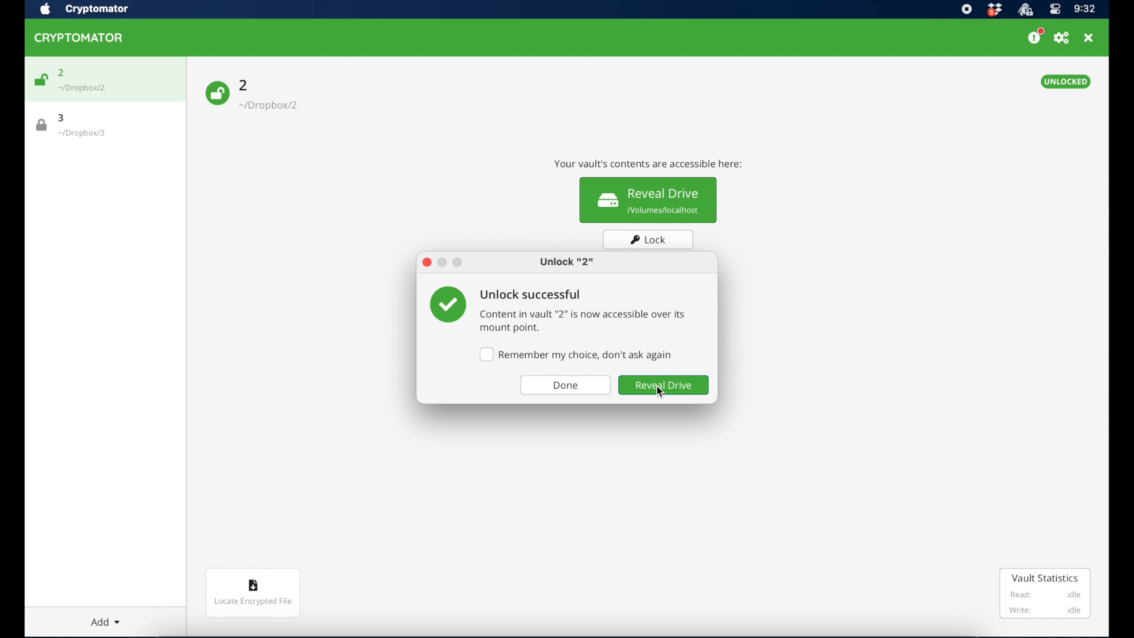  I want to click on check mark, so click(448, 305).